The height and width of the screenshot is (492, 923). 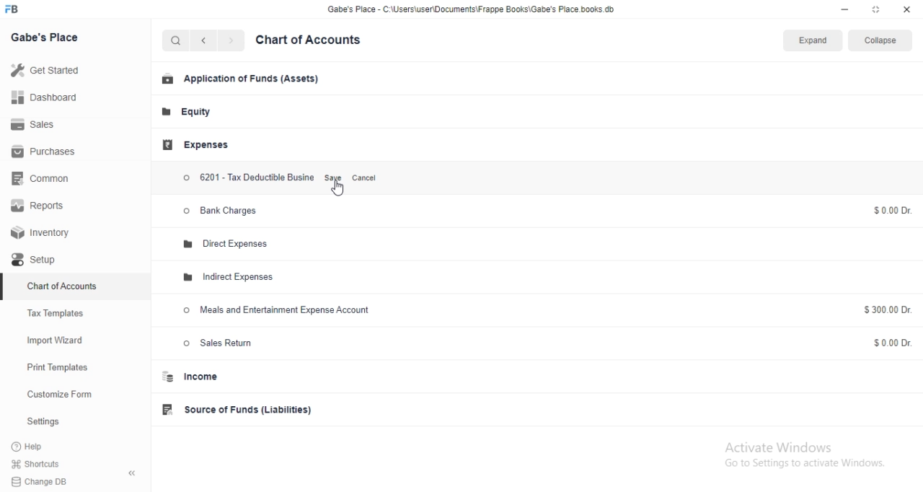 I want to click on Settings, so click(x=45, y=421).